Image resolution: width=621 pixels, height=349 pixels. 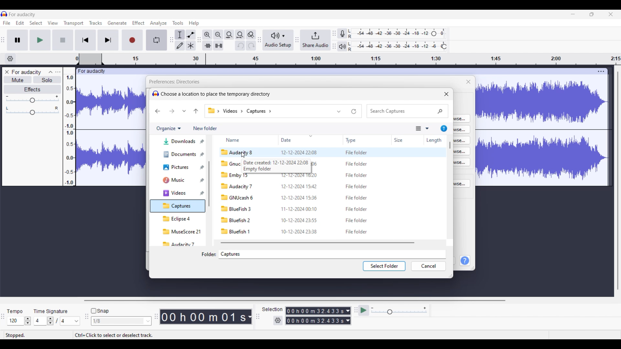 What do you see at coordinates (357, 209) in the screenshot?
I see `file folder` at bounding box center [357, 209].